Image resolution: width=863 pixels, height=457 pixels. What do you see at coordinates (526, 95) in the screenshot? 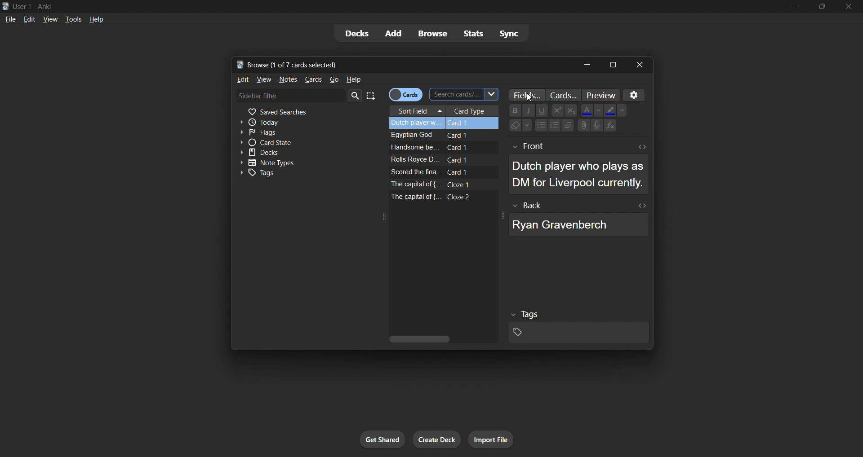
I see `customize fields` at bounding box center [526, 95].